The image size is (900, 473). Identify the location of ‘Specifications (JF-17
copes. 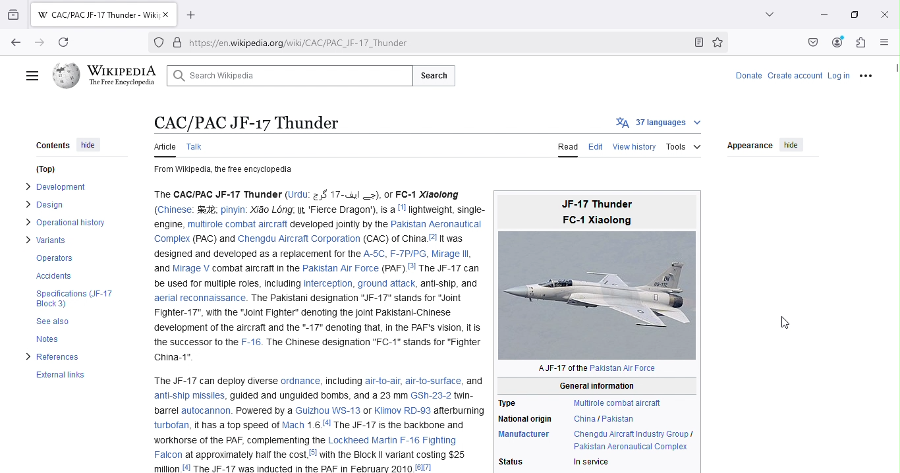
(72, 297).